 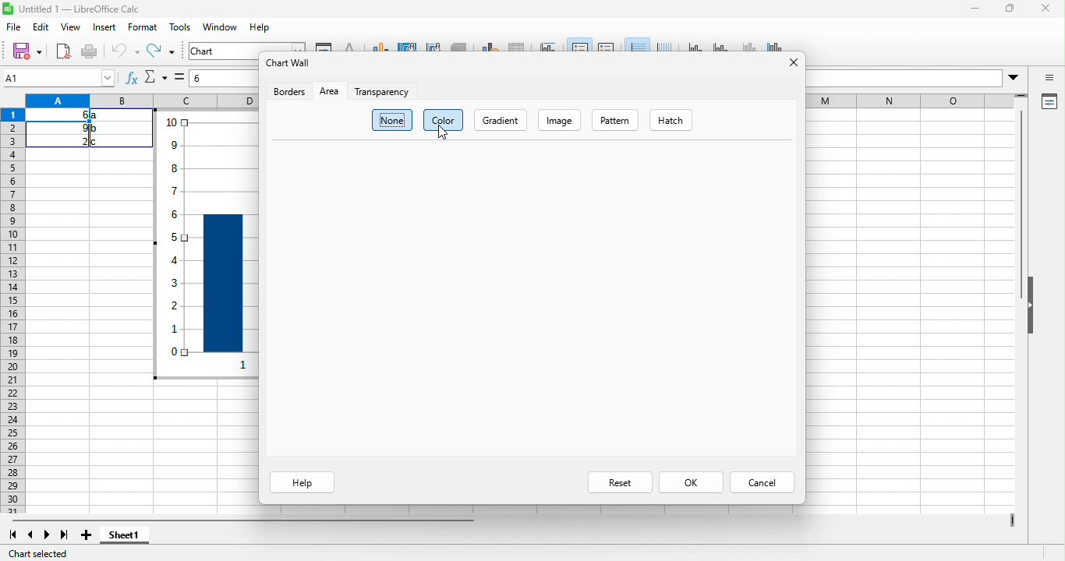 What do you see at coordinates (28, 53) in the screenshot?
I see `save` at bounding box center [28, 53].